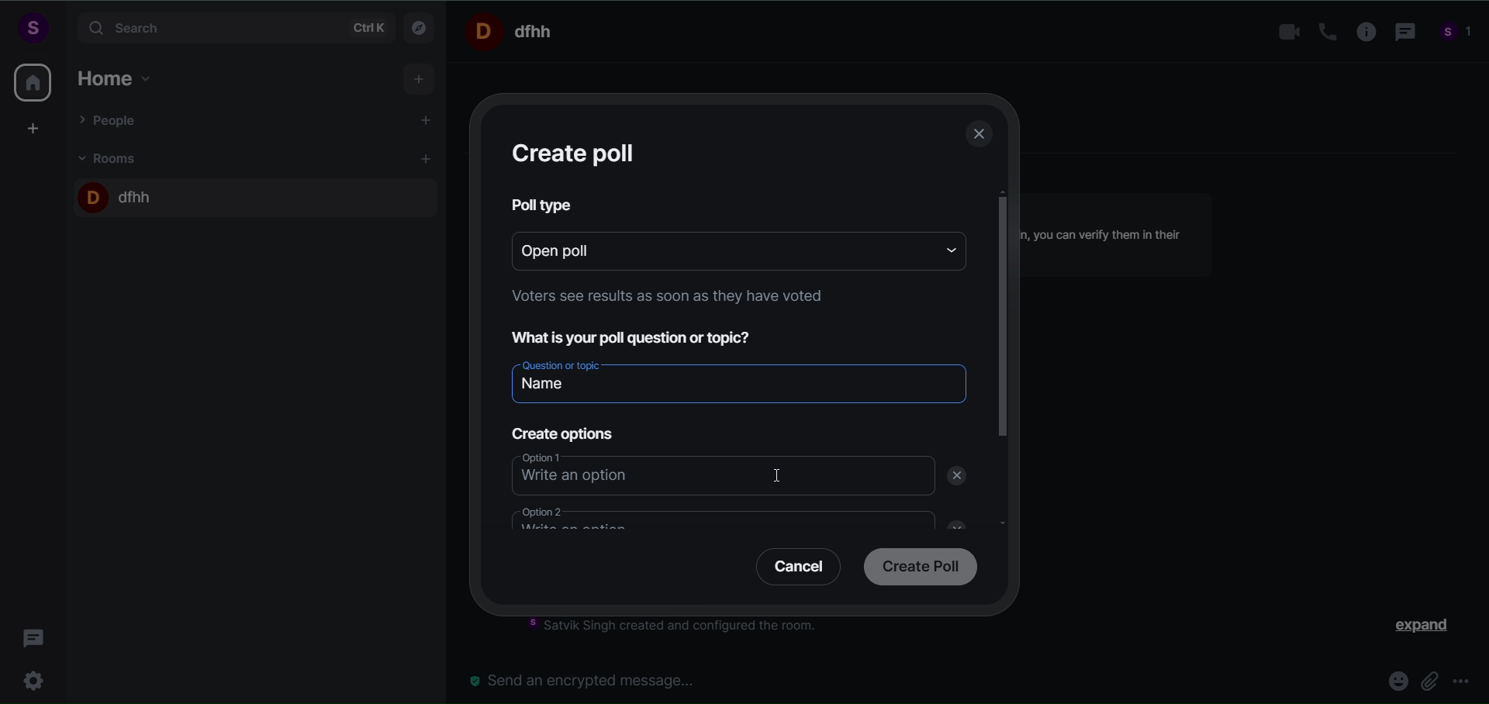  I want to click on rooms, so click(112, 157).